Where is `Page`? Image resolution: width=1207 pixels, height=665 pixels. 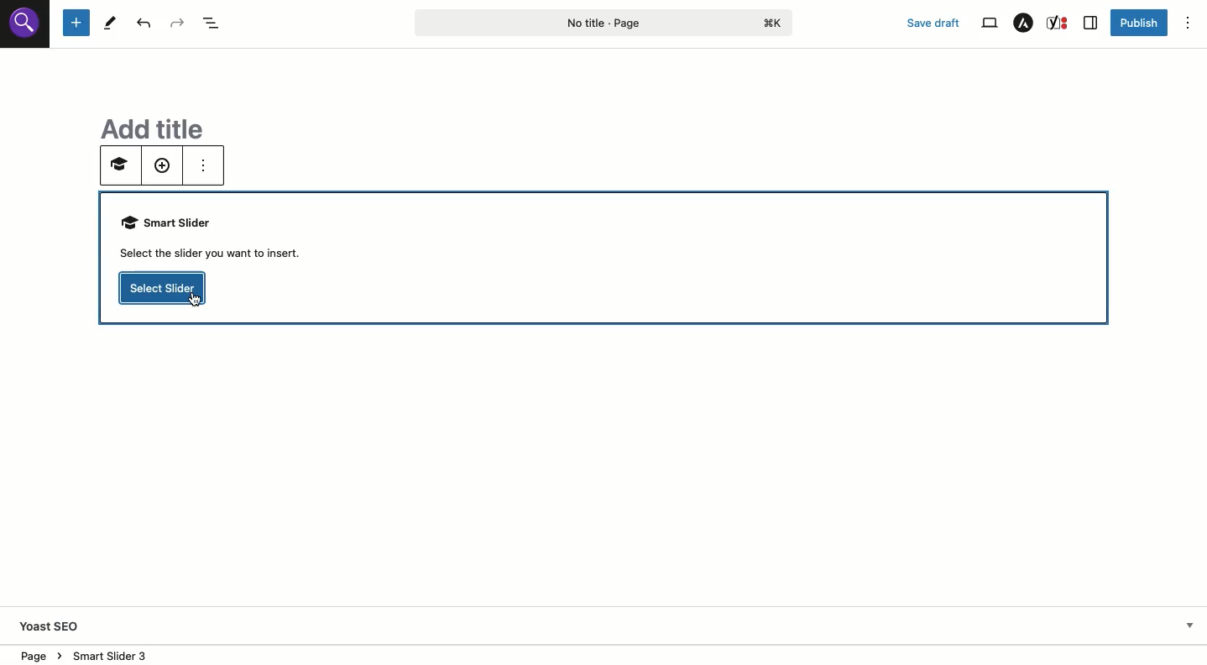
Page is located at coordinates (604, 22).